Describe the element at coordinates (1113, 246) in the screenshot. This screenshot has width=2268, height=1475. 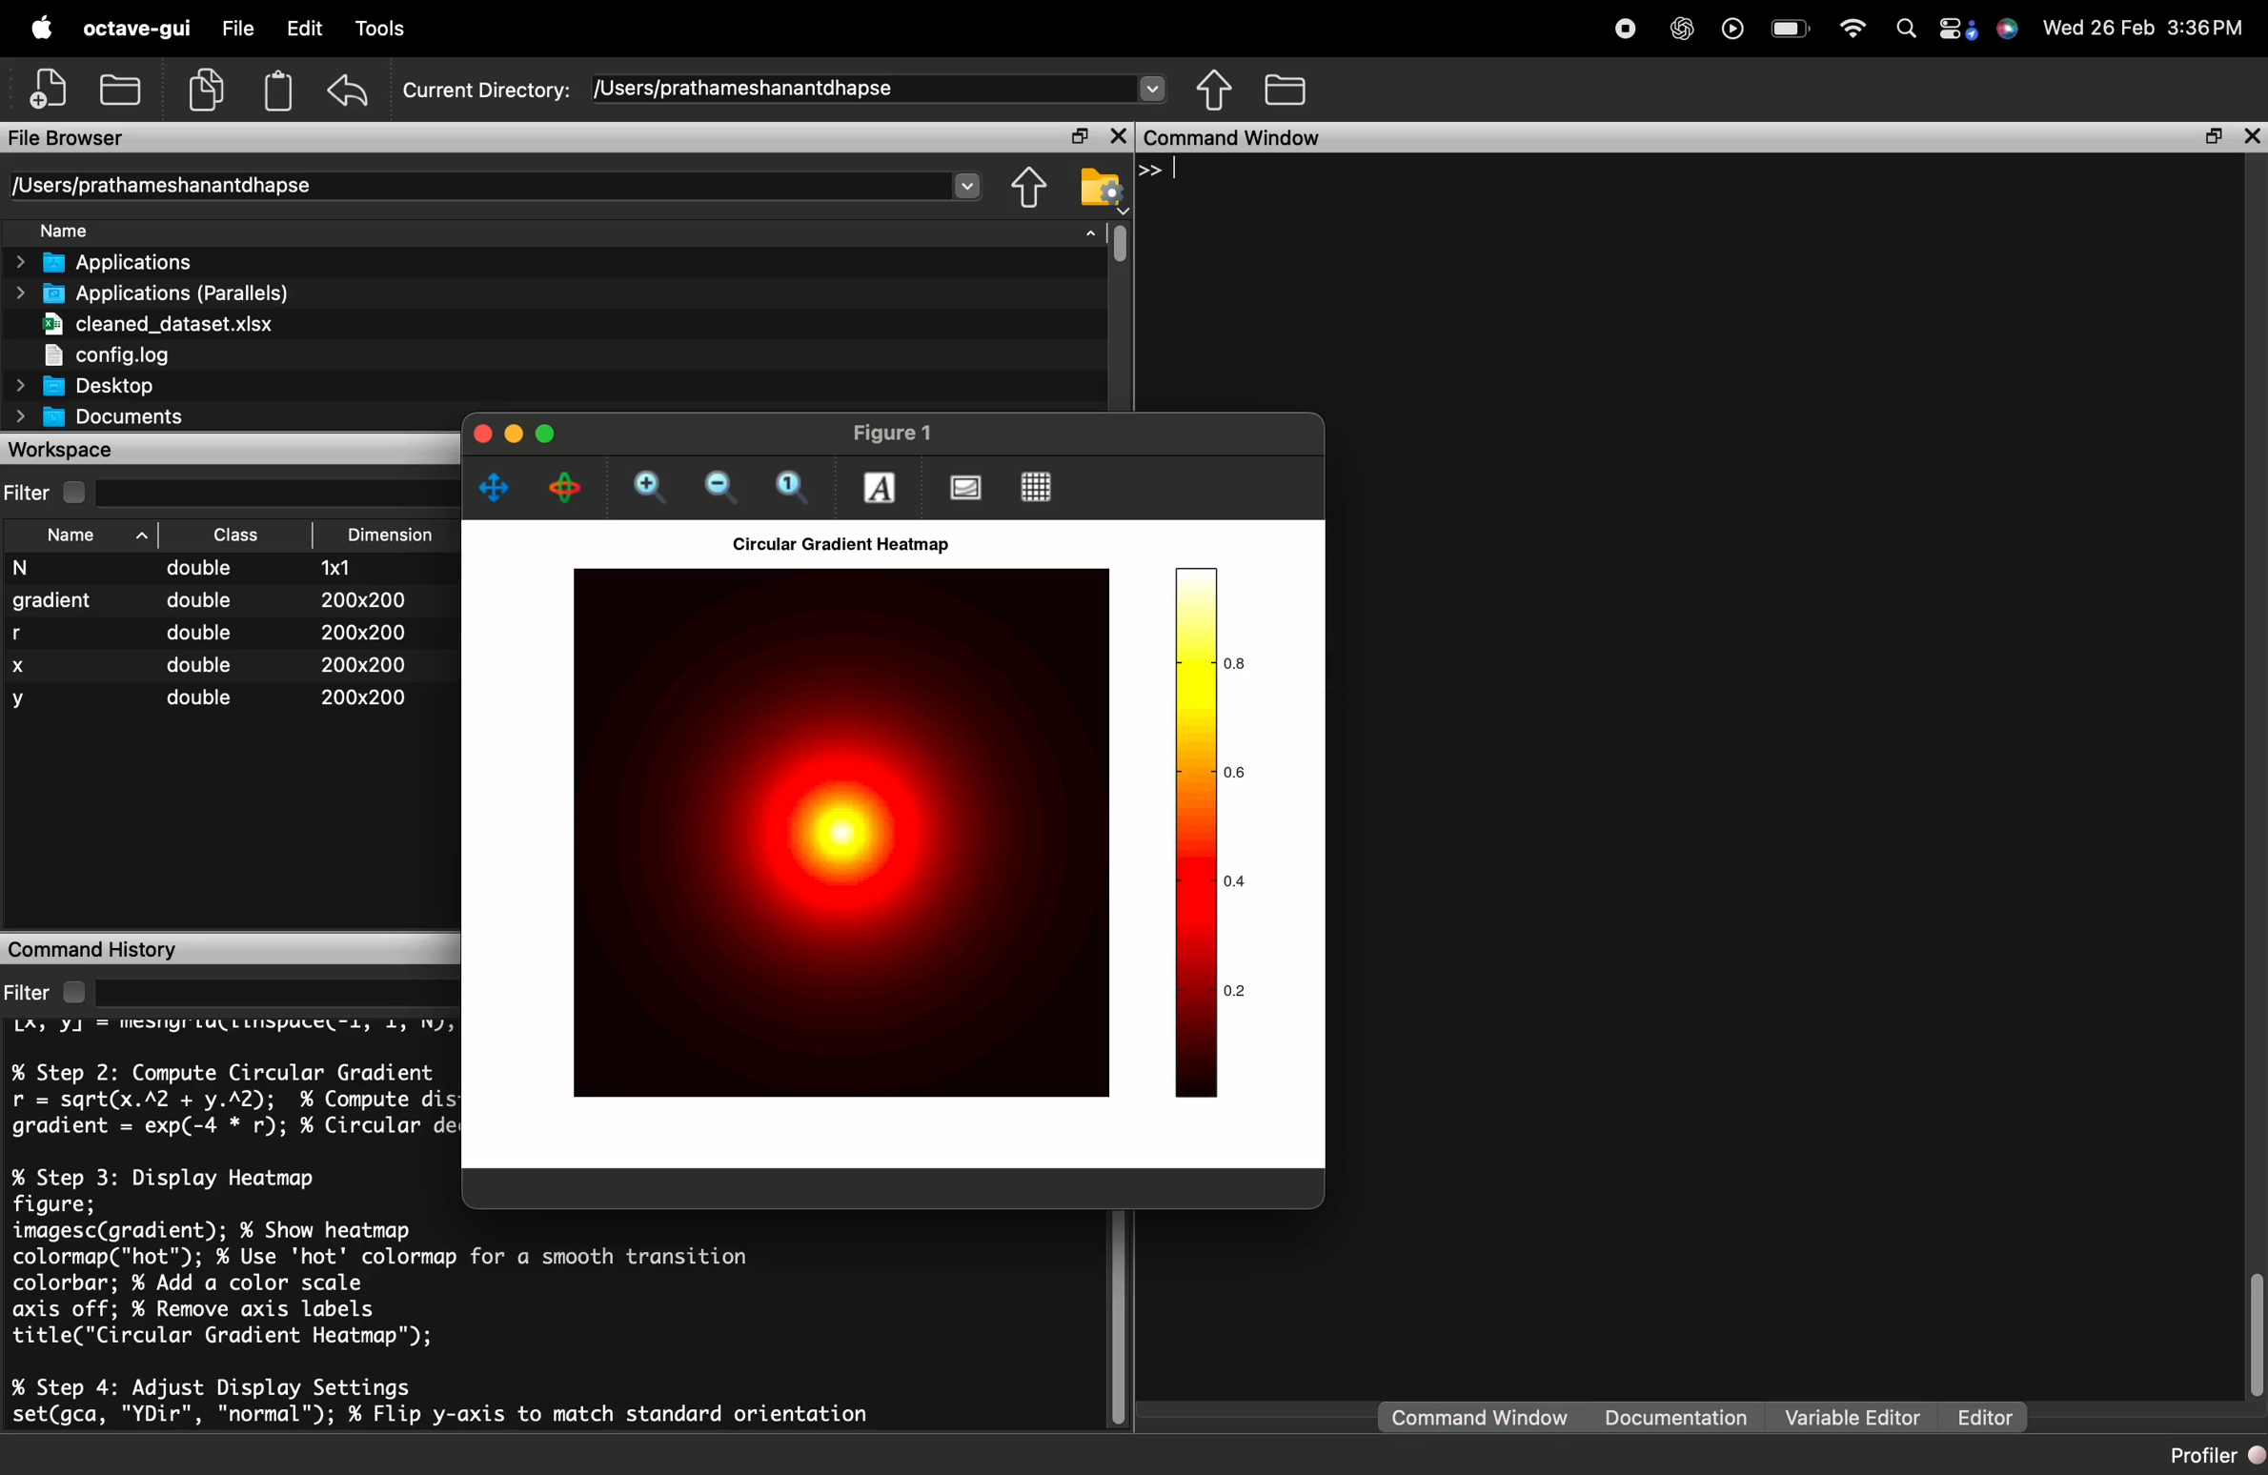
I see `vertical scrollbar` at that location.